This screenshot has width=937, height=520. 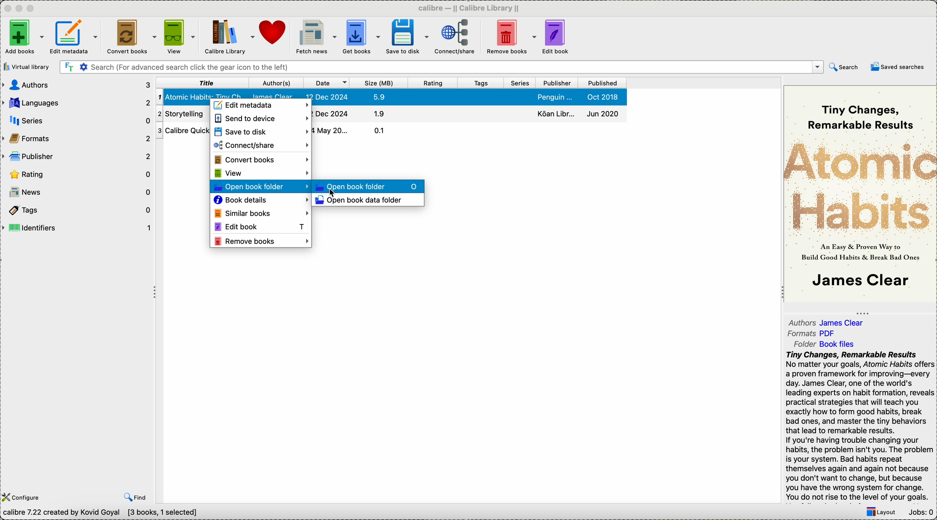 I want to click on search bar, so click(x=440, y=67).